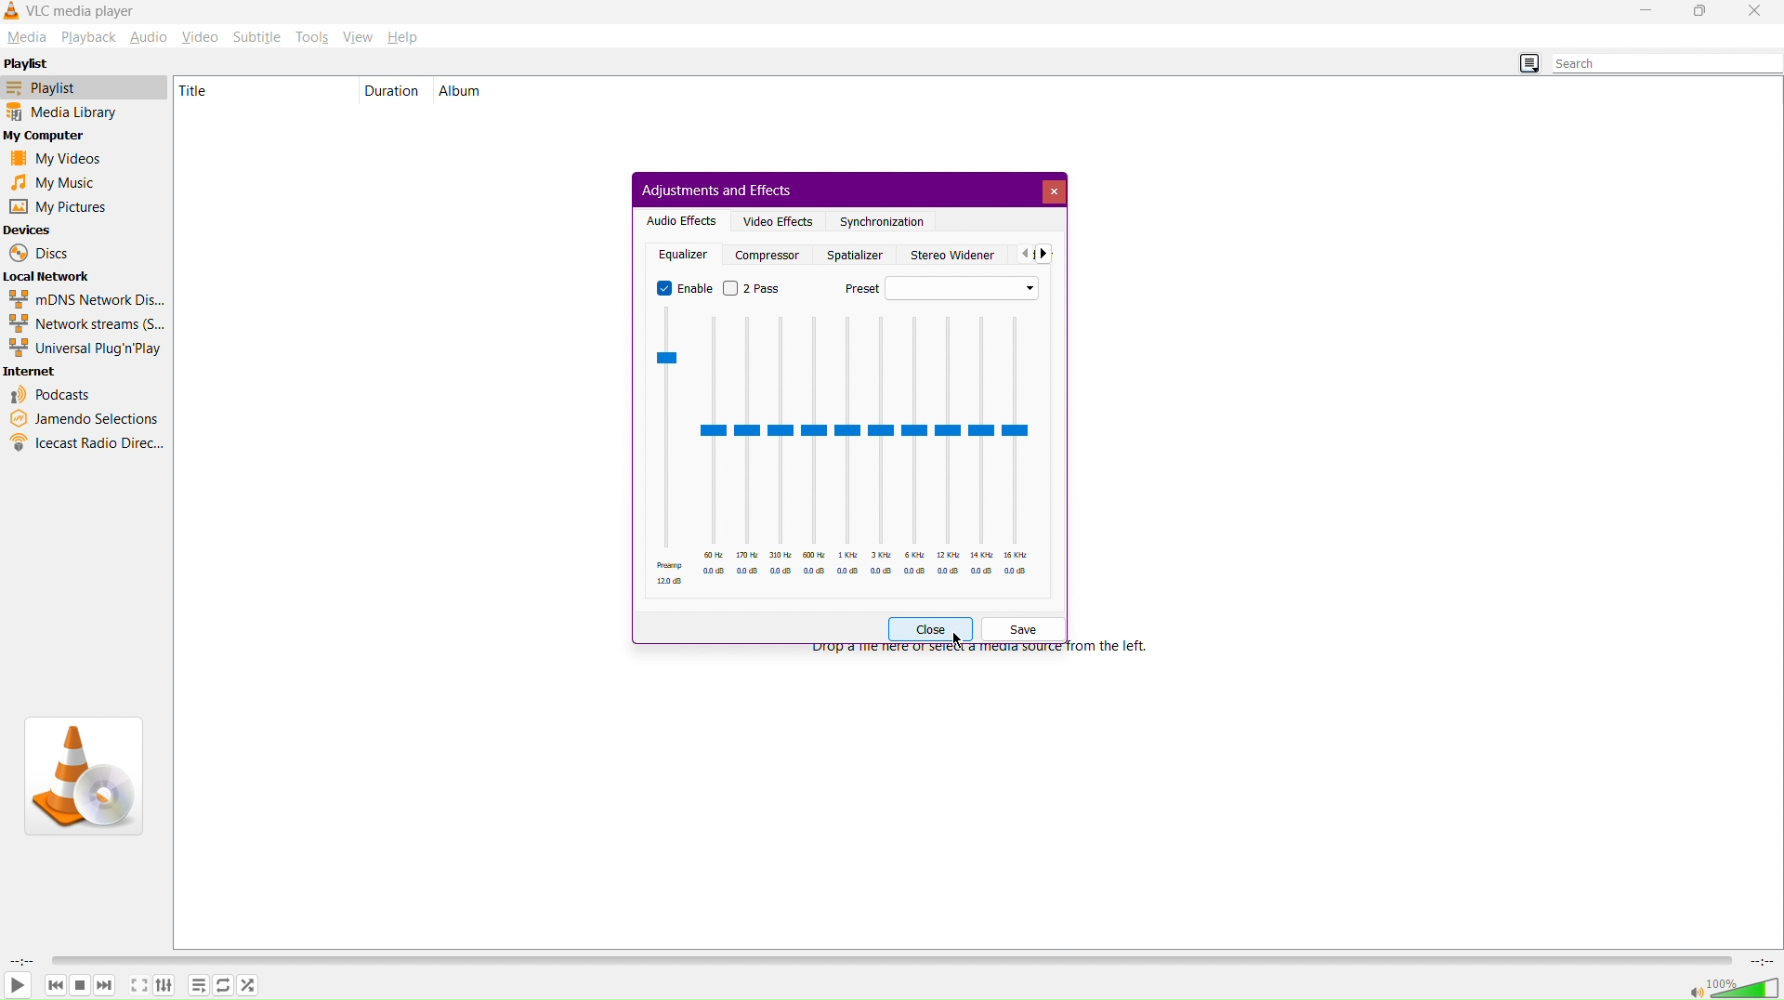  Describe the element at coordinates (315, 35) in the screenshot. I see `Tools` at that location.